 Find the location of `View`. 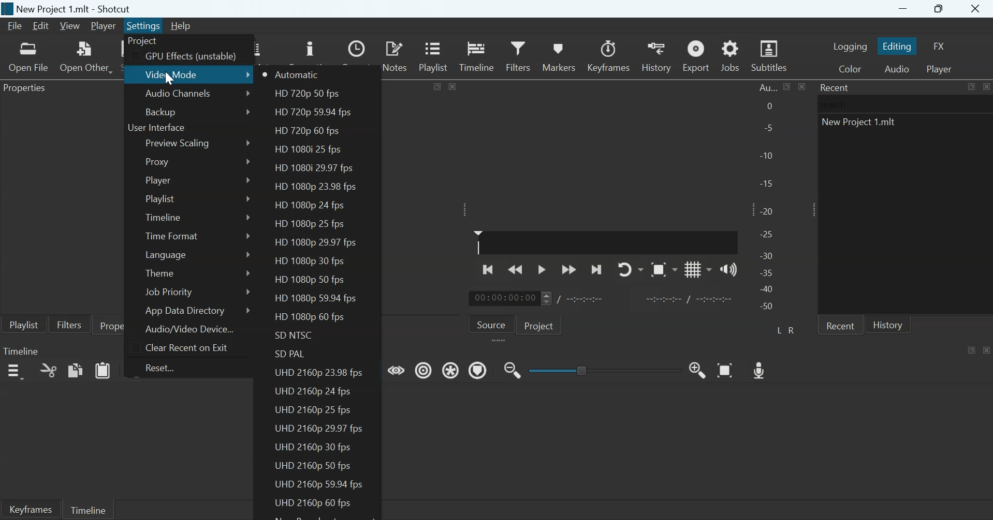

View is located at coordinates (69, 26).